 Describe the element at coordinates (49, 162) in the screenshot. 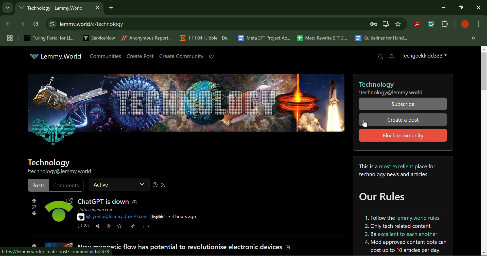

I see `Community Name` at that location.